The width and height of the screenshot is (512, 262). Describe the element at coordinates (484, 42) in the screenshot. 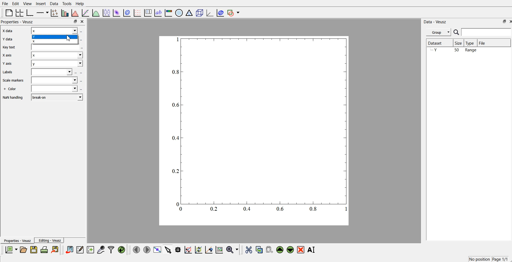

I see `File` at that location.